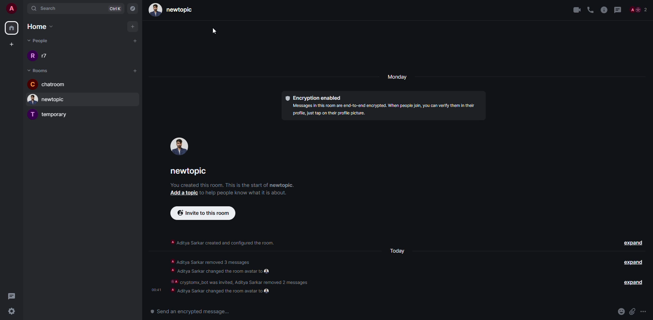  I want to click on send a encrypted message, so click(188, 311).